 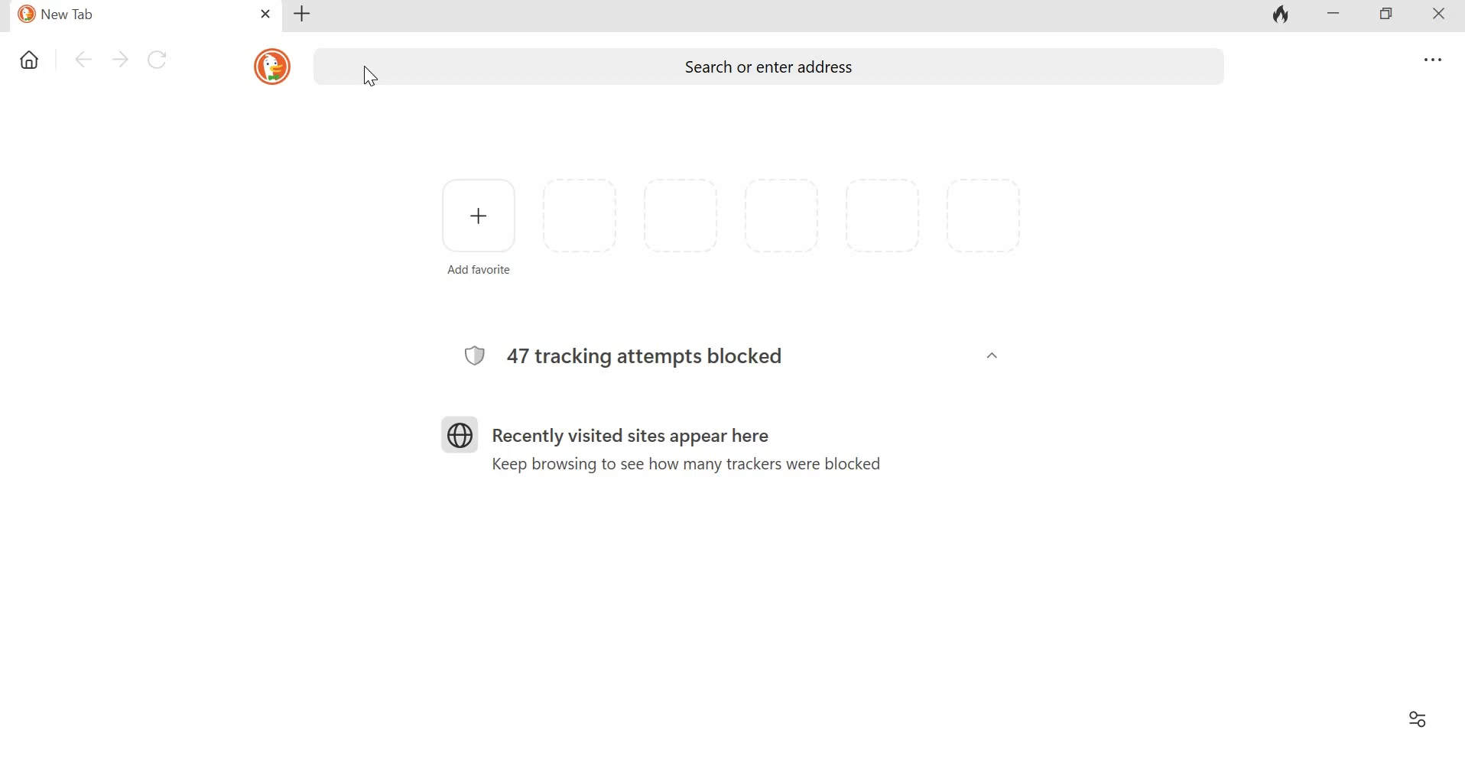 What do you see at coordinates (368, 77) in the screenshot?
I see `cursor` at bounding box center [368, 77].